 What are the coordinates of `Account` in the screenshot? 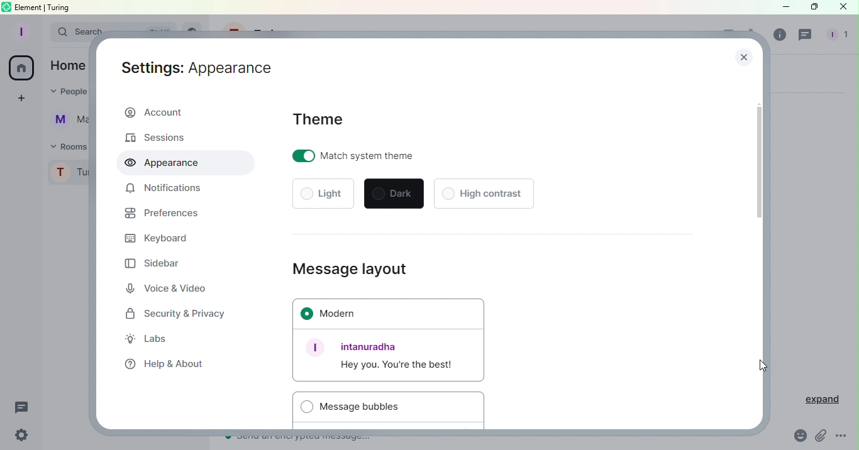 It's located at (175, 112).